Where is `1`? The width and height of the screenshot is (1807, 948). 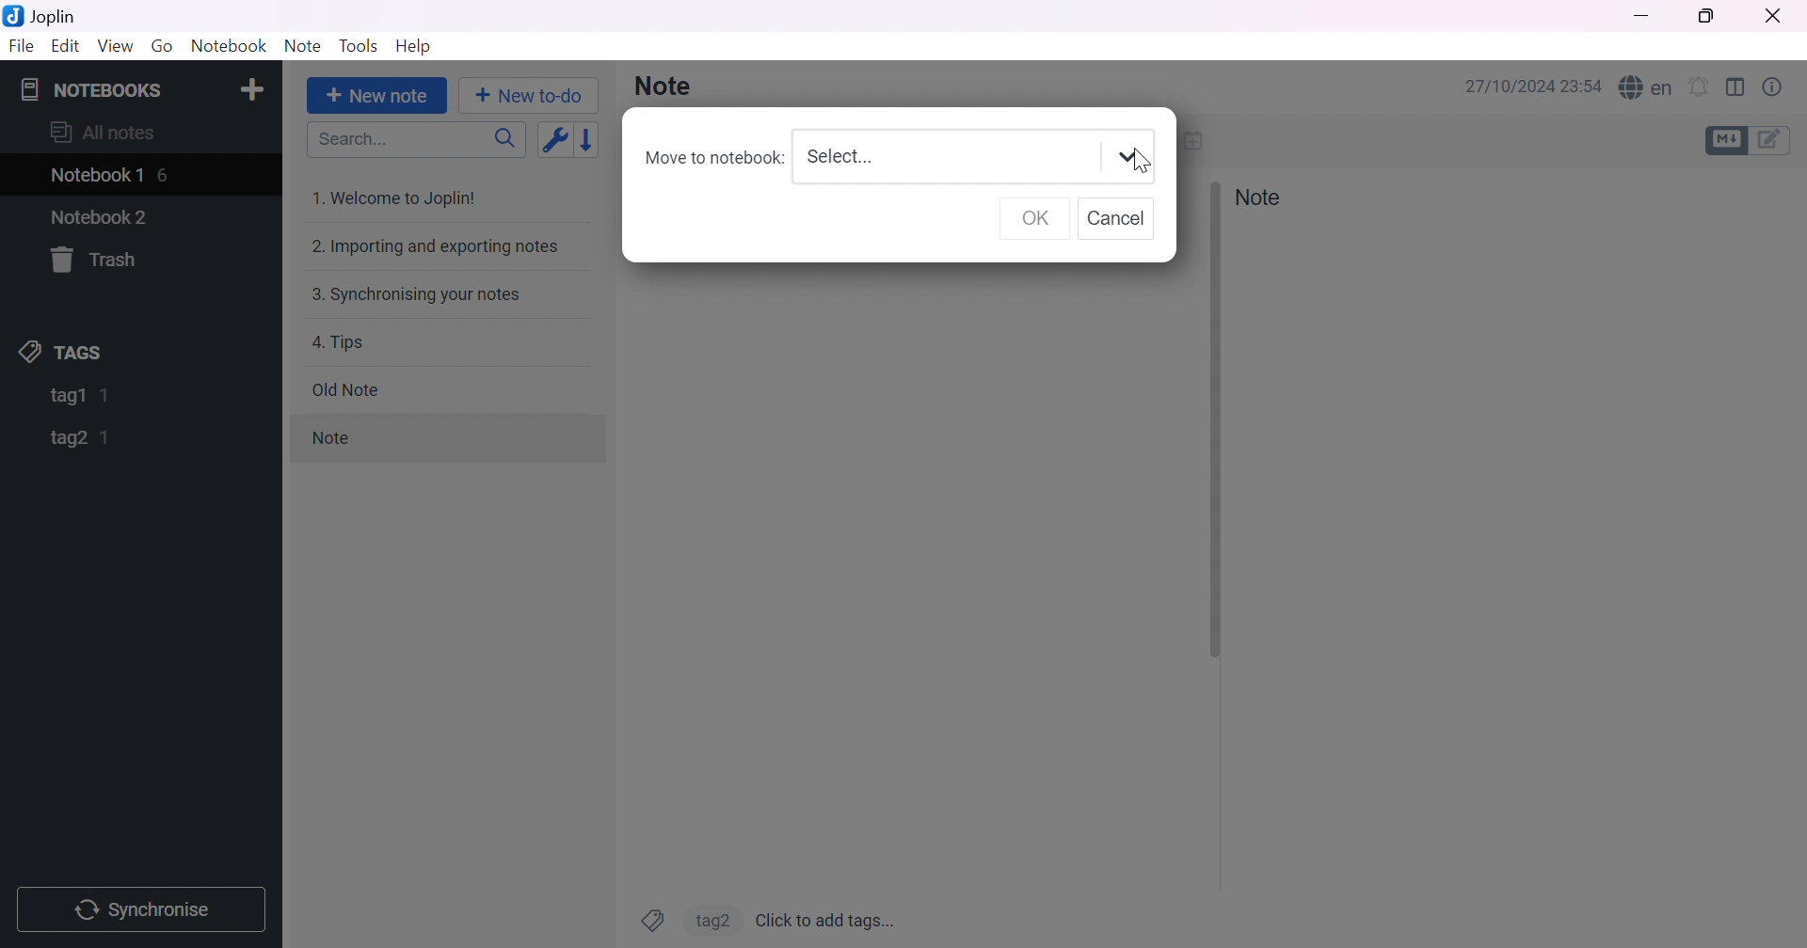
1 is located at coordinates (105, 438).